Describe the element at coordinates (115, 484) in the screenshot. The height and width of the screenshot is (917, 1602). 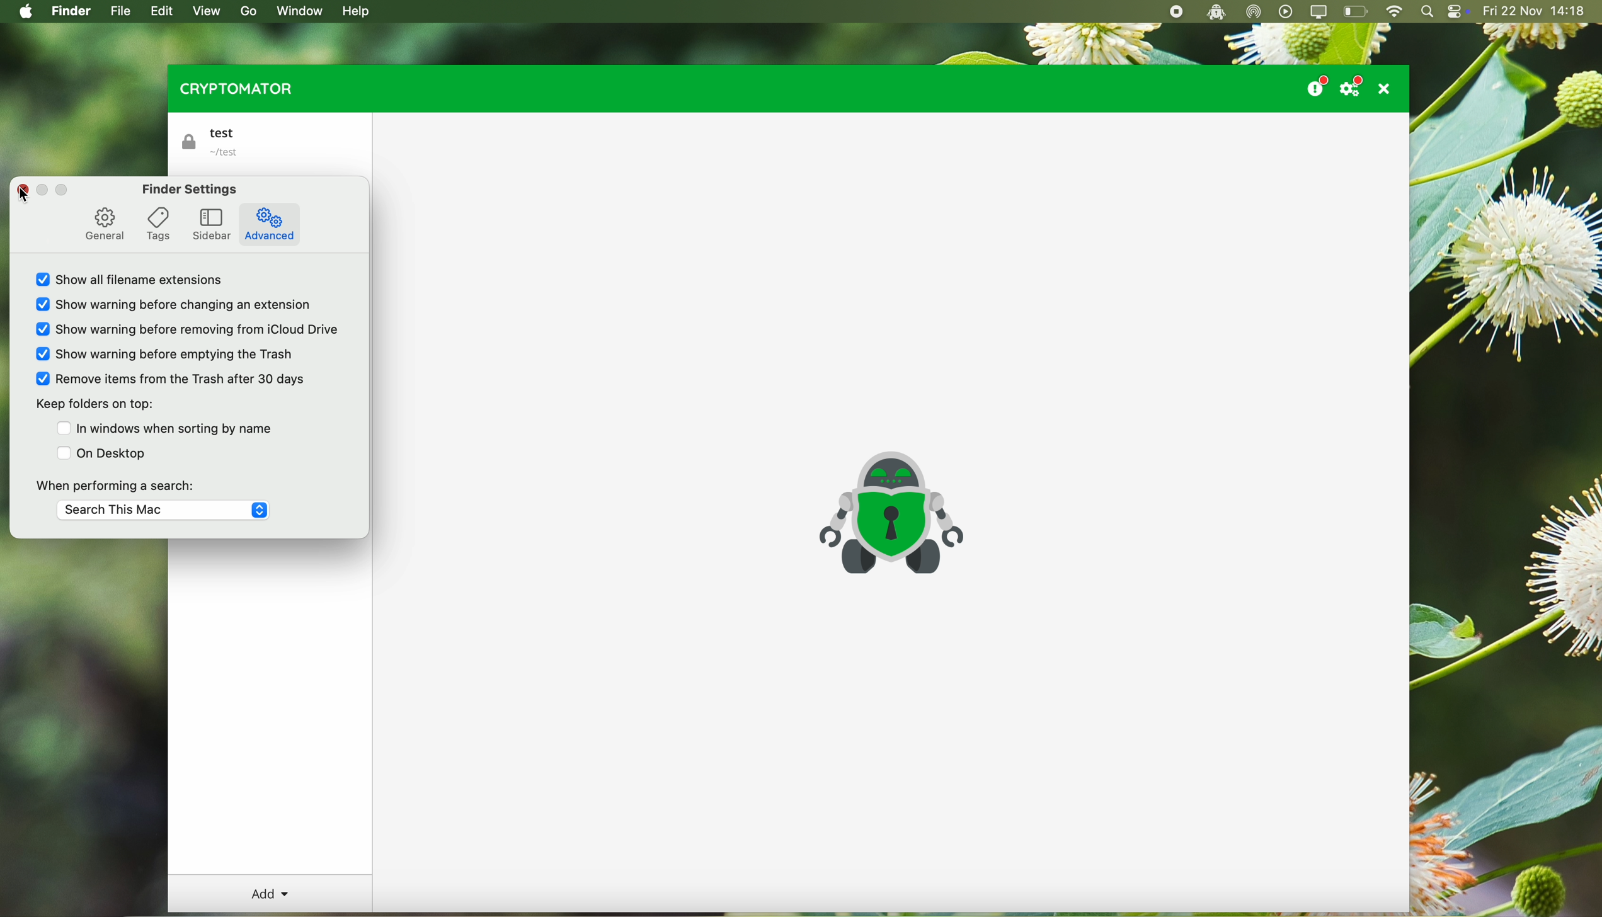
I see `when performing a search:` at that location.